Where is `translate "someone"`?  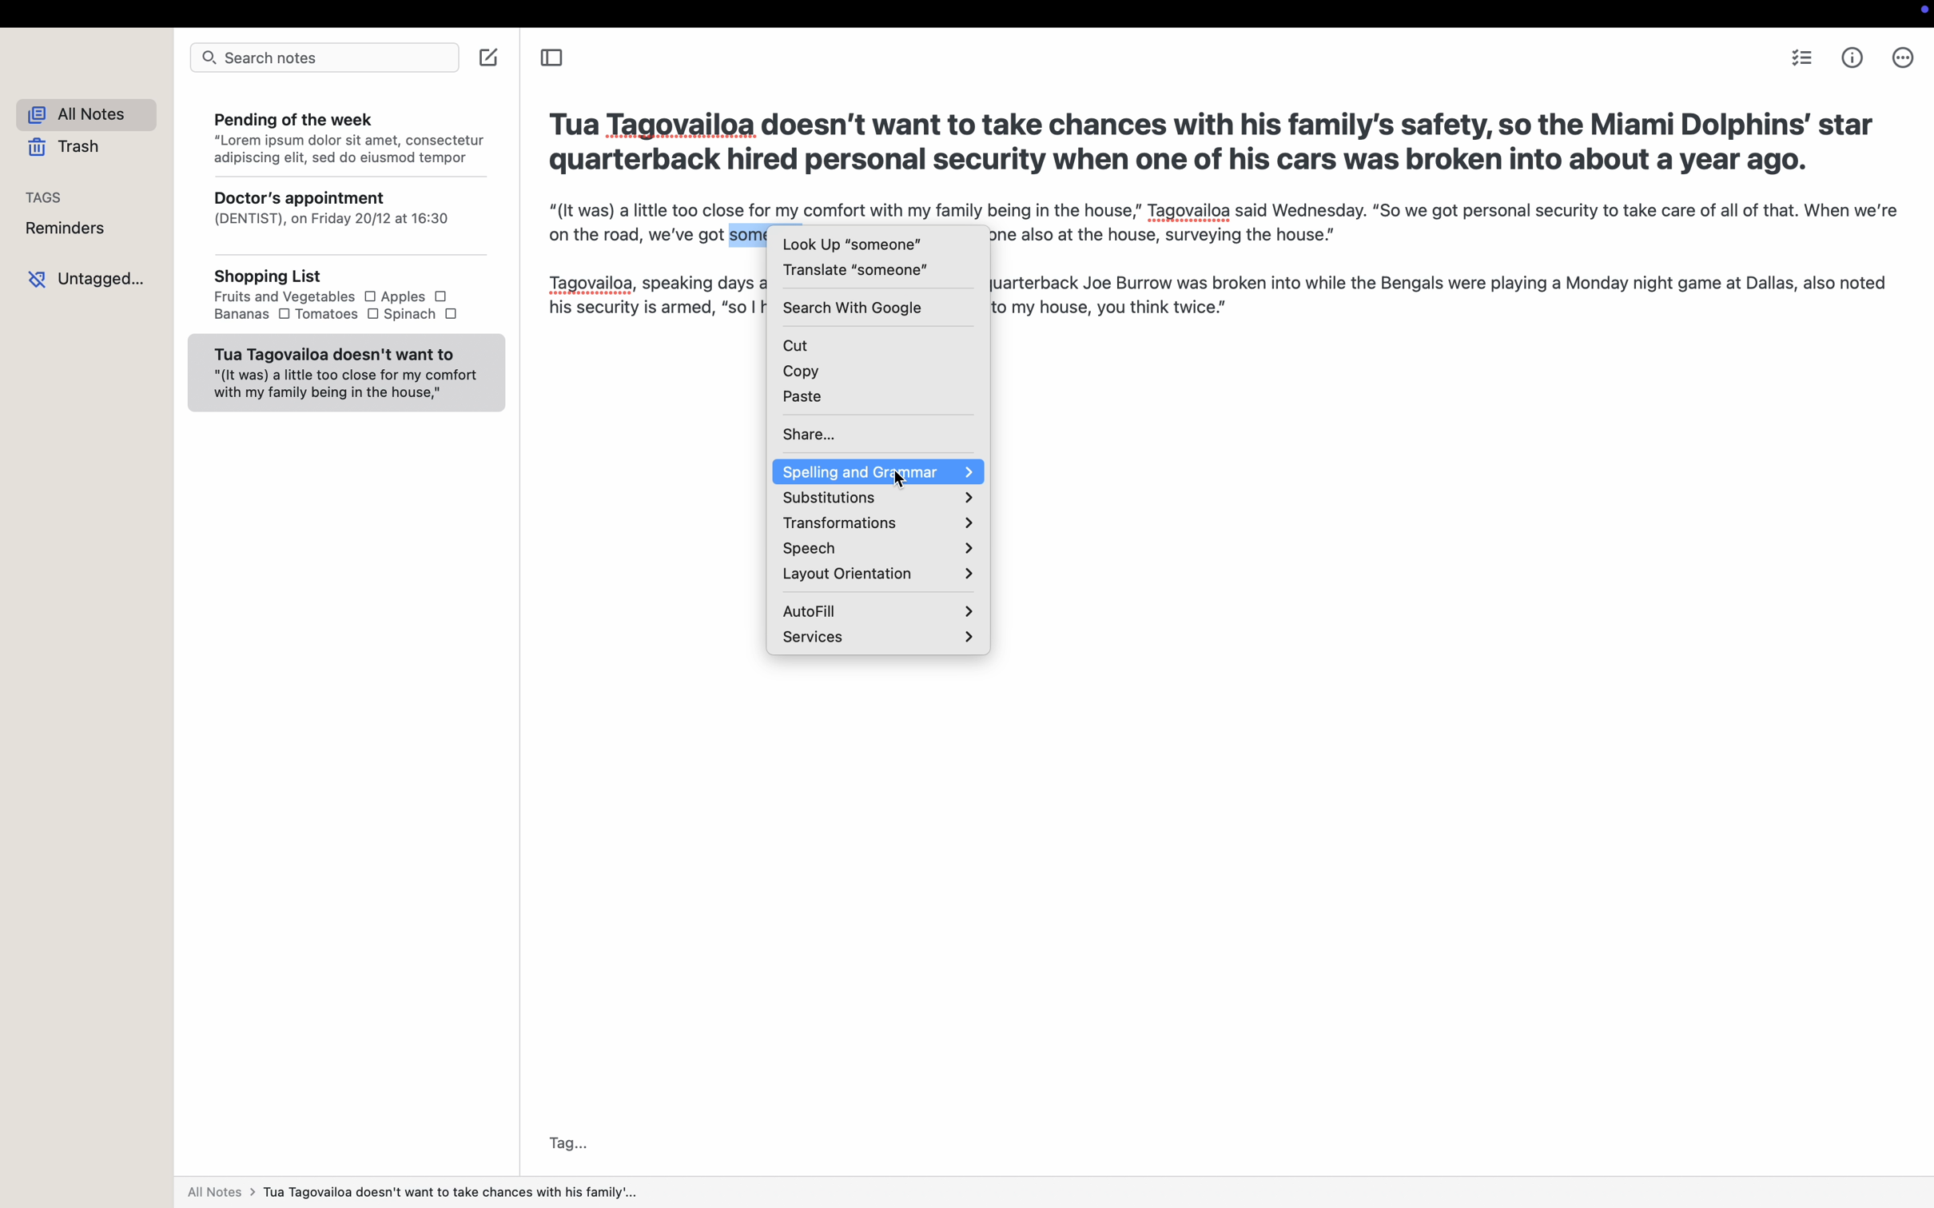 translate "someone" is located at coordinates (855, 270).